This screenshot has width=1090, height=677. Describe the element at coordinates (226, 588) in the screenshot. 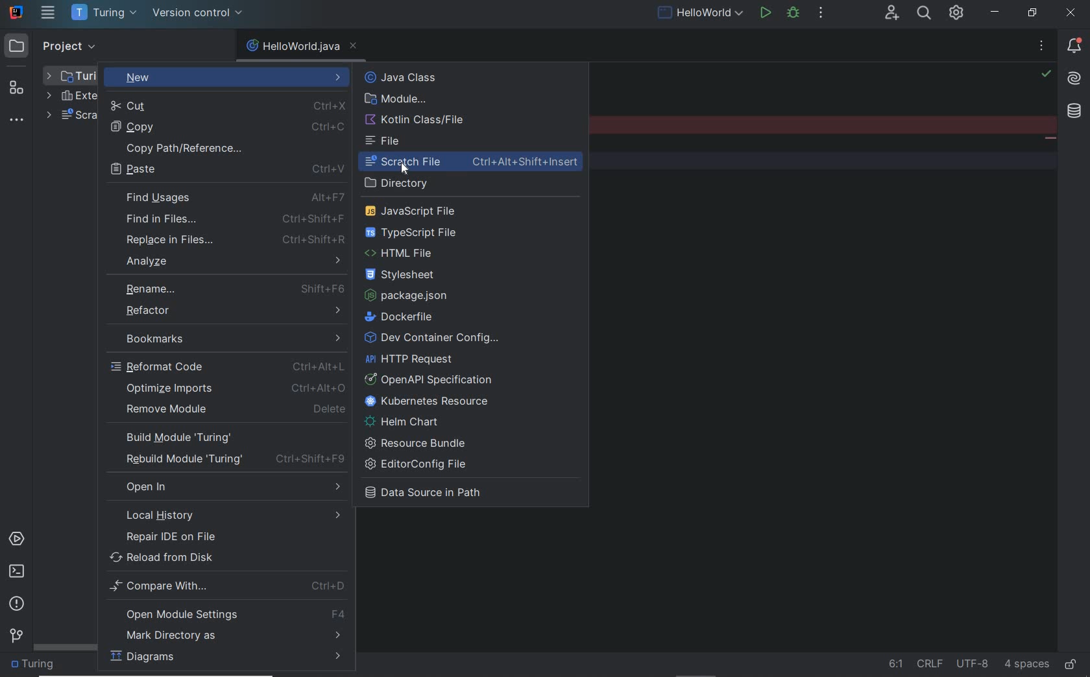

I see `compare with` at that location.